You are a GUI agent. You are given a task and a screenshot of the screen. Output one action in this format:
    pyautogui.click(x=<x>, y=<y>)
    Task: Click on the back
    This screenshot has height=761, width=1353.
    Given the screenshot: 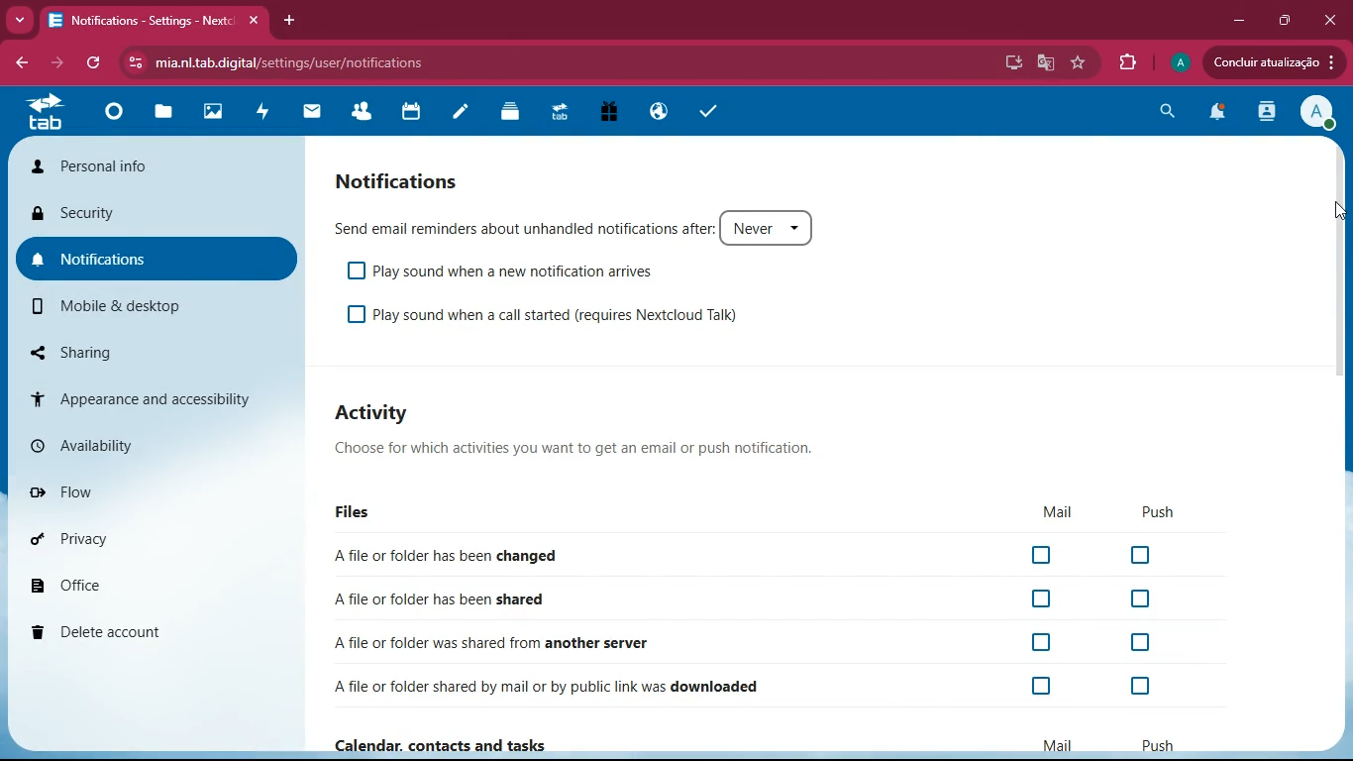 What is the action you would take?
    pyautogui.click(x=56, y=65)
    